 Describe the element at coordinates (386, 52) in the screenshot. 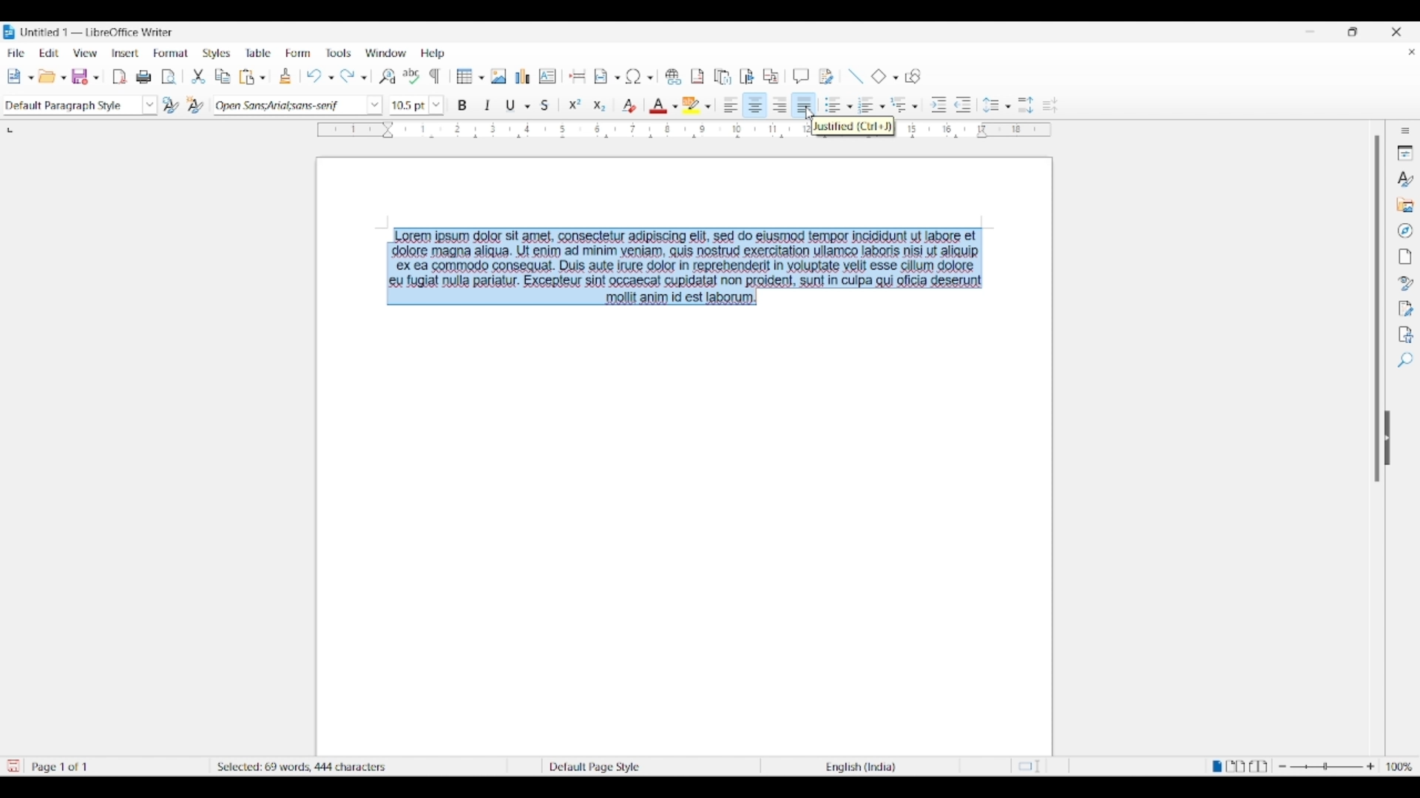

I see `Window` at that location.